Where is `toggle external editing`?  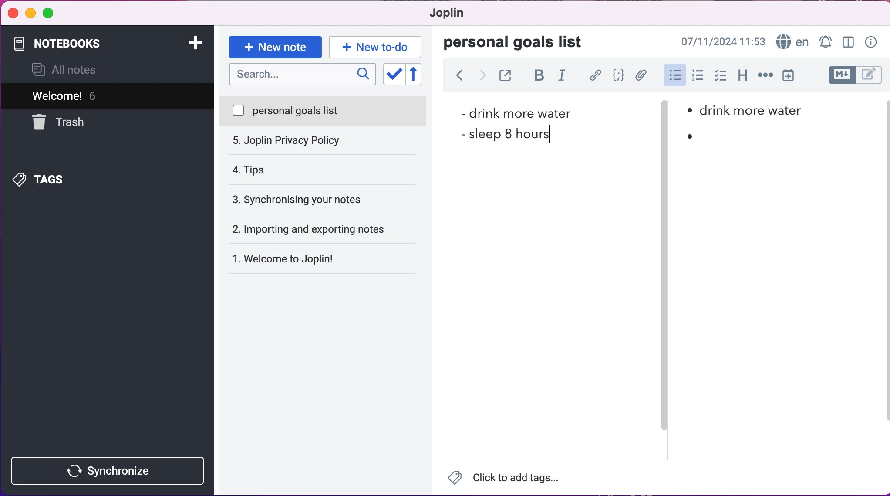 toggle external editing is located at coordinates (506, 77).